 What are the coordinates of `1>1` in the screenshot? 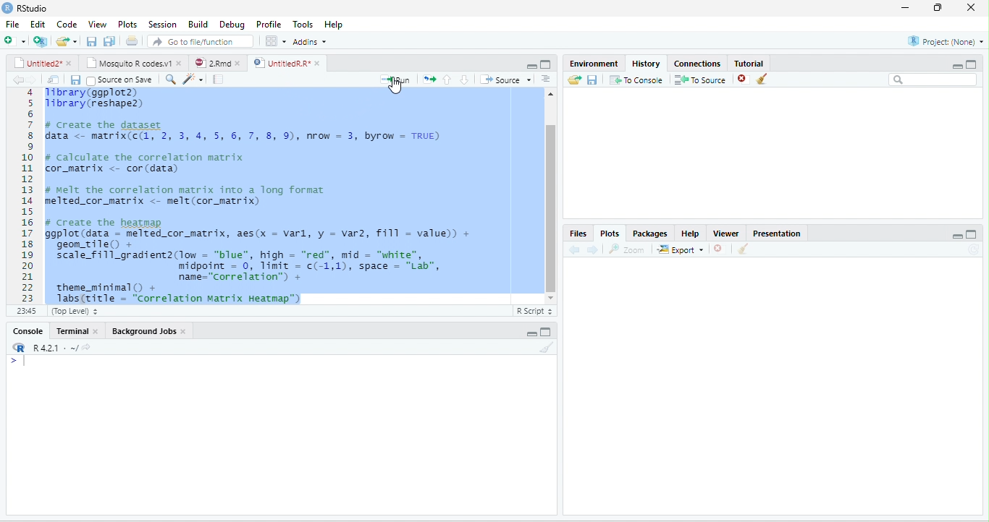 It's located at (25, 310).